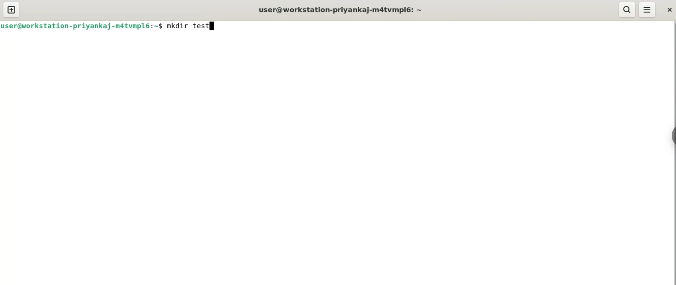  I want to click on cursor, so click(209, 28).